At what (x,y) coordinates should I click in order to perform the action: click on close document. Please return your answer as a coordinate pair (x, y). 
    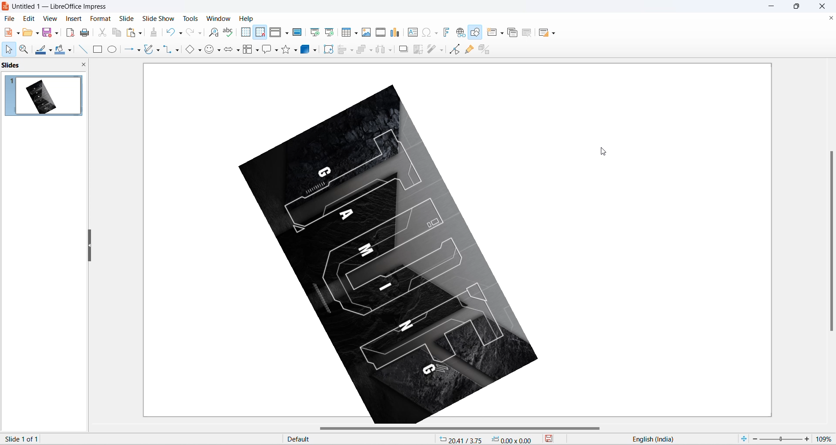
    Looking at the image, I should click on (830, 18).